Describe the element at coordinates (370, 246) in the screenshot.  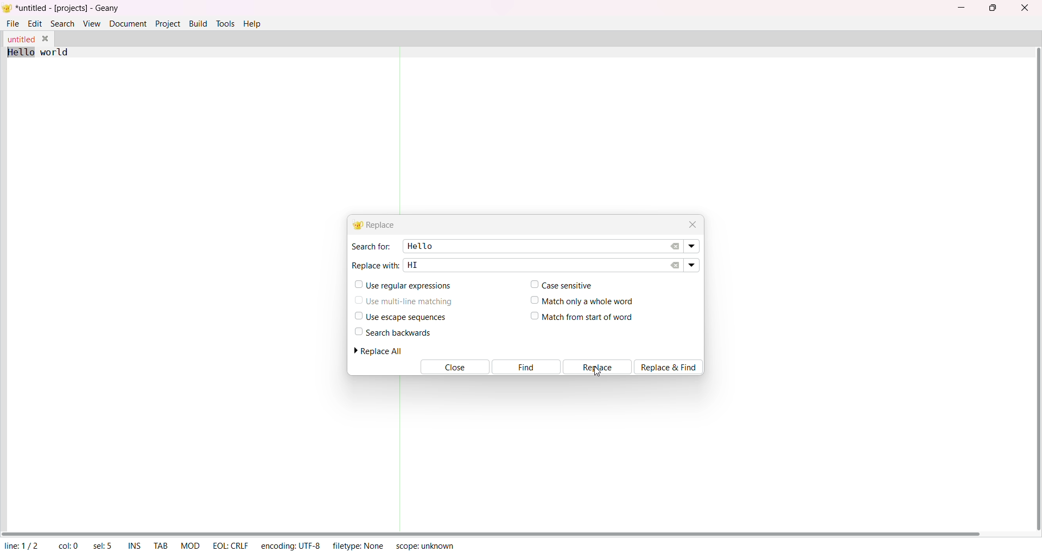
I see `search for` at that location.